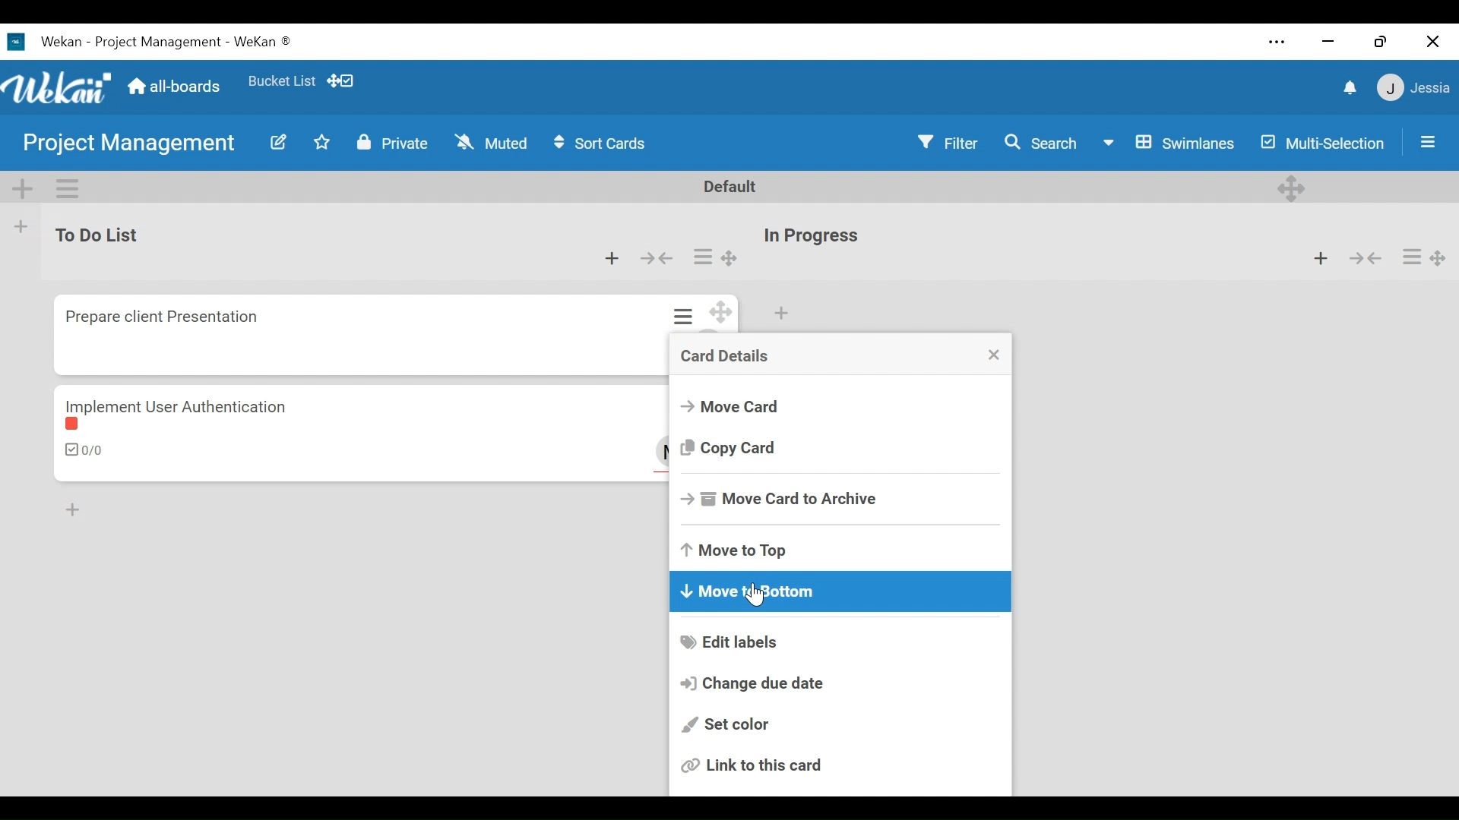 The image size is (1459, 820). Describe the element at coordinates (737, 551) in the screenshot. I see `Move to Top` at that location.